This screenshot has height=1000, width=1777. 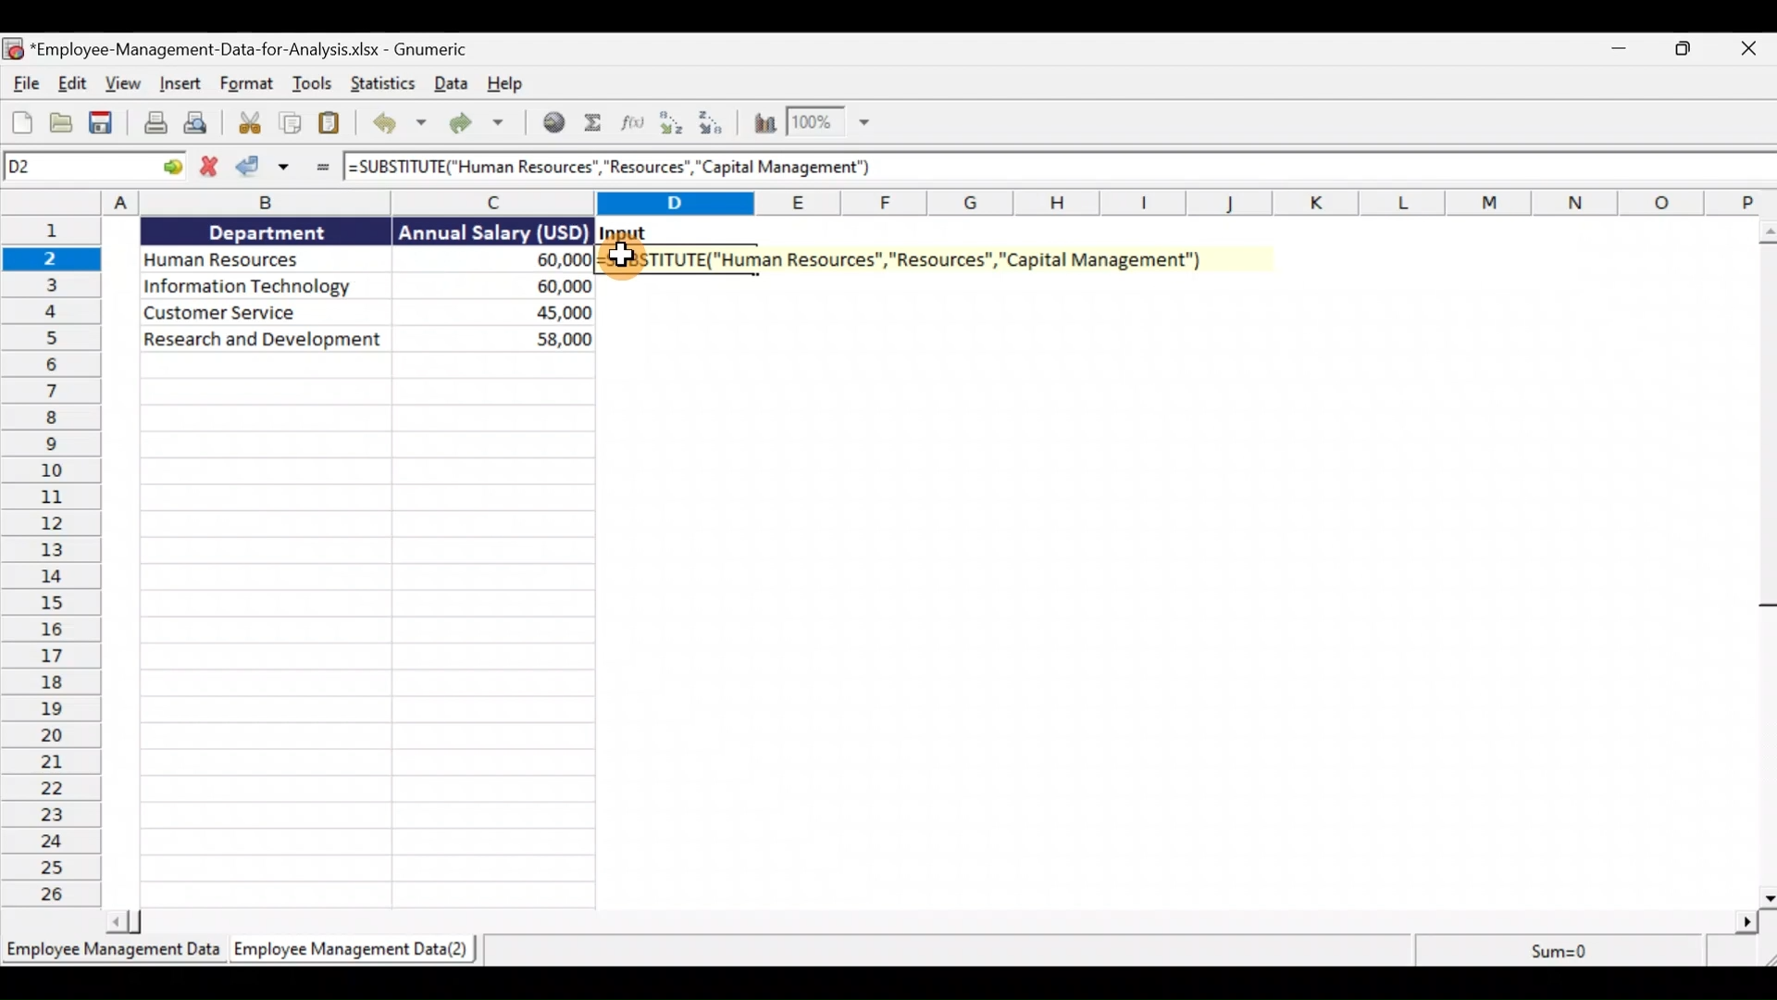 What do you see at coordinates (251, 83) in the screenshot?
I see `Format` at bounding box center [251, 83].